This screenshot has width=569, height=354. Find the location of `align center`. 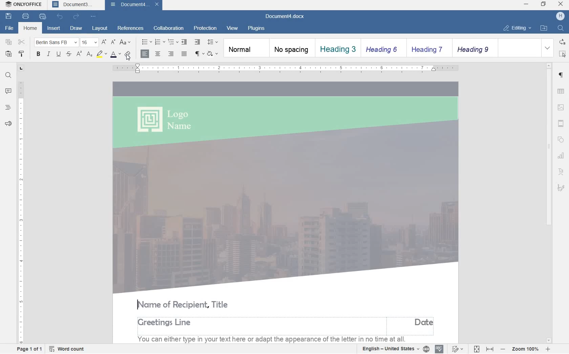

align center is located at coordinates (157, 54).